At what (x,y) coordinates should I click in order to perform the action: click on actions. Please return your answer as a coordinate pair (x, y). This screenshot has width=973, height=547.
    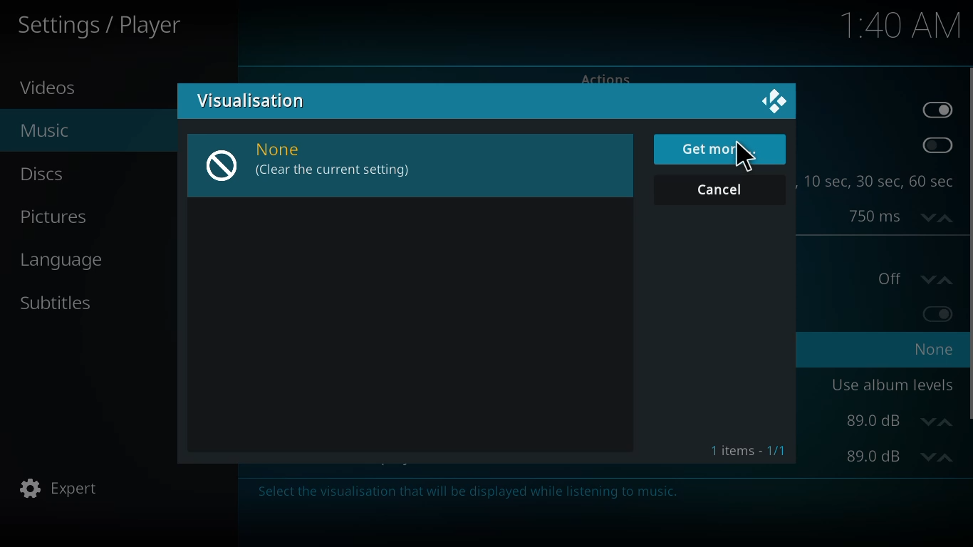
    Looking at the image, I should click on (604, 77).